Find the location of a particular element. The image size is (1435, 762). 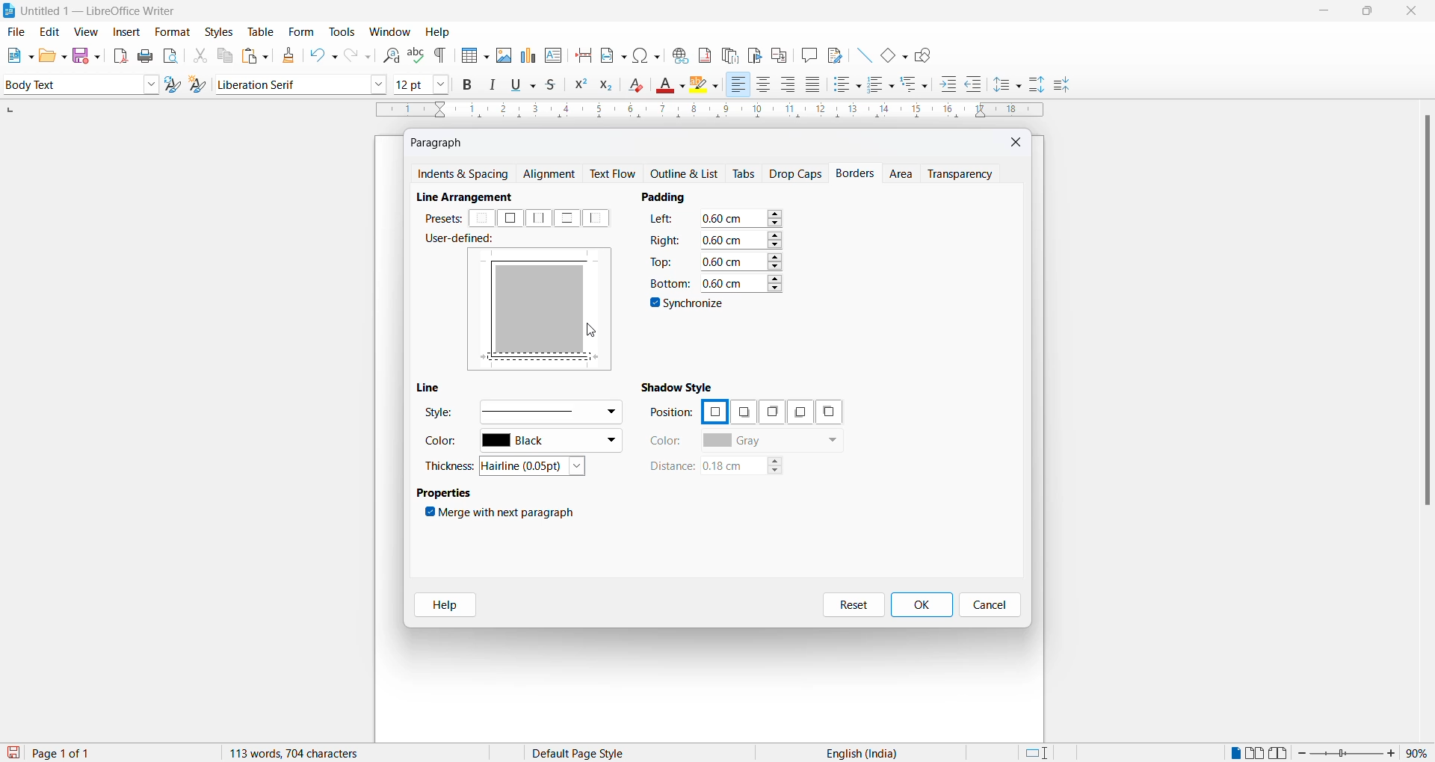

insert comments is located at coordinates (806, 55).